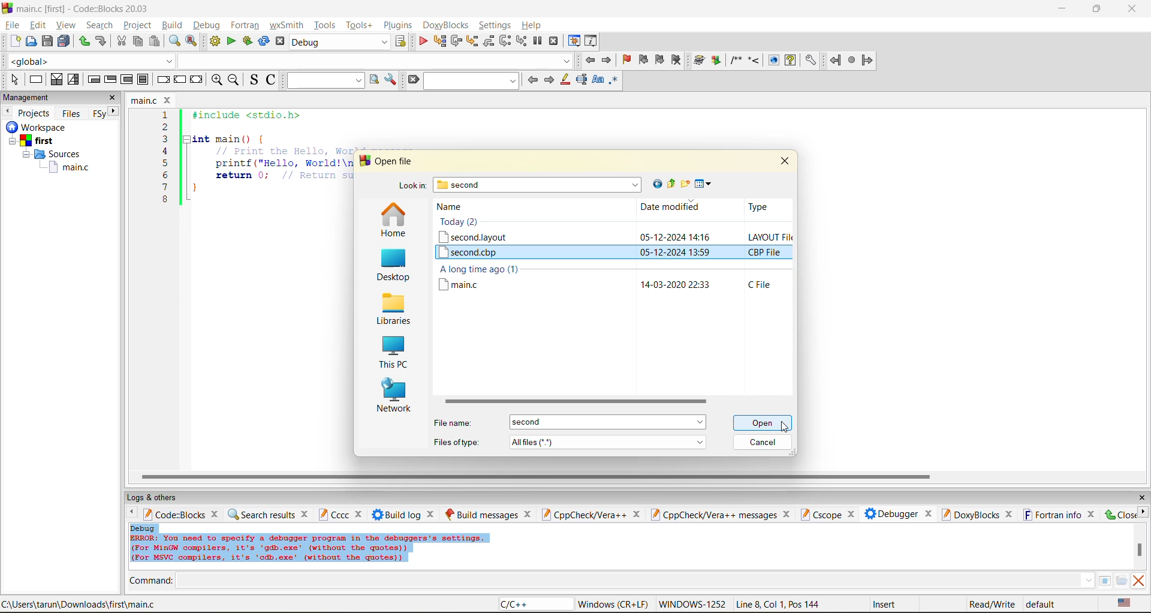 This screenshot has width=1151, height=613. What do you see at coordinates (476, 252) in the screenshot?
I see `second.cbp file` at bounding box center [476, 252].